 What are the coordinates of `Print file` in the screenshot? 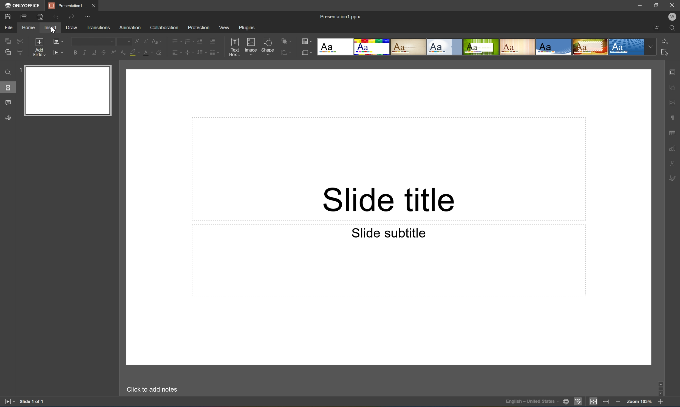 It's located at (25, 16).